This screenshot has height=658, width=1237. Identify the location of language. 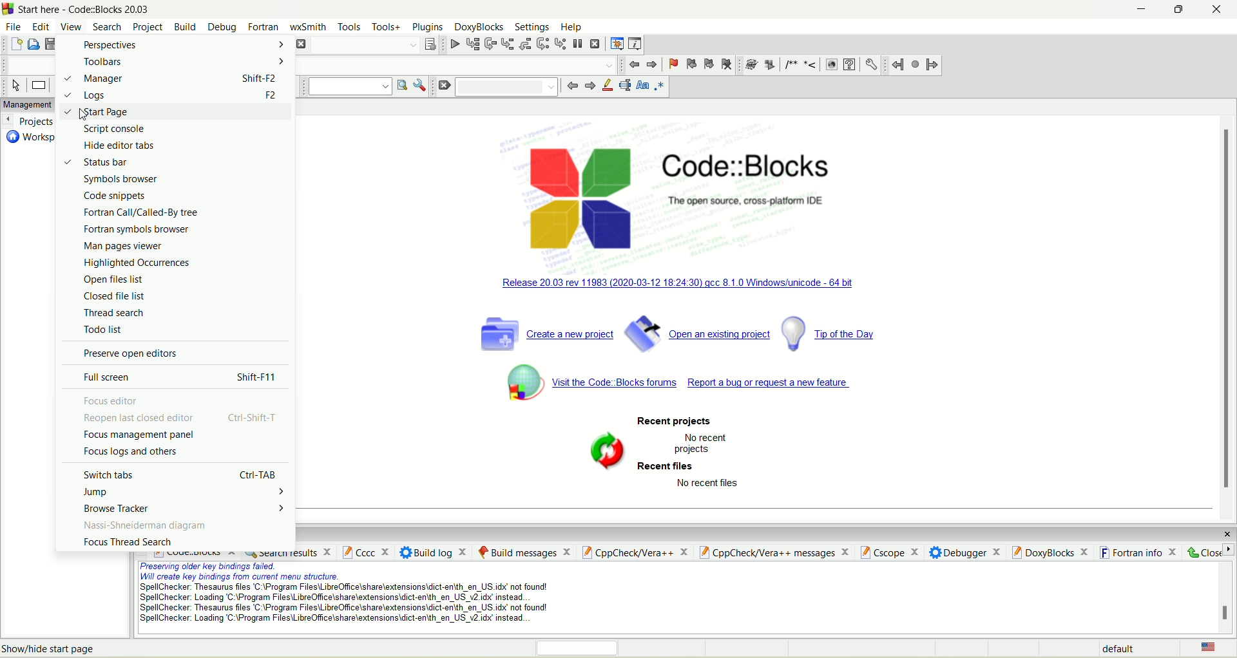
(1207, 648).